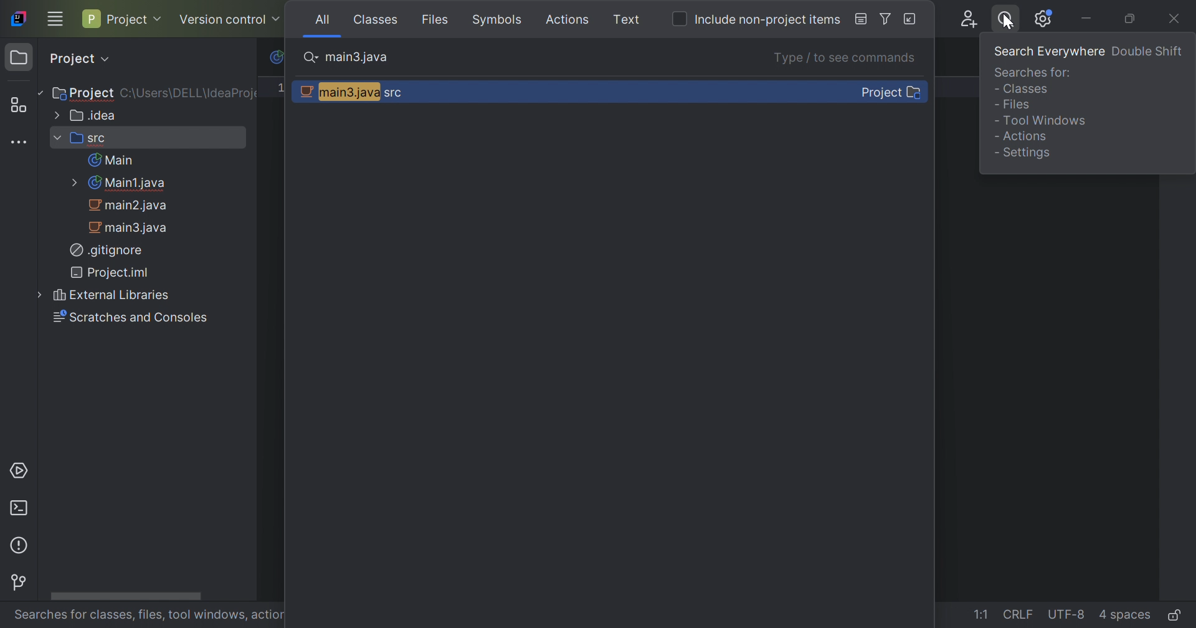  Describe the element at coordinates (1034, 75) in the screenshot. I see `Searches for:` at that location.